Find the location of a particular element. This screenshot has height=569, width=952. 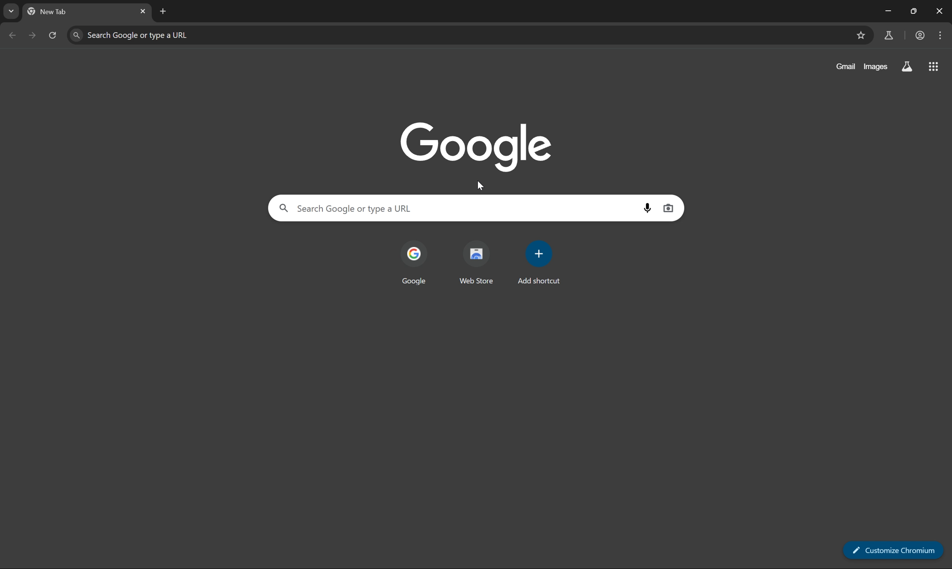

web store is located at coordinates (476, 263).